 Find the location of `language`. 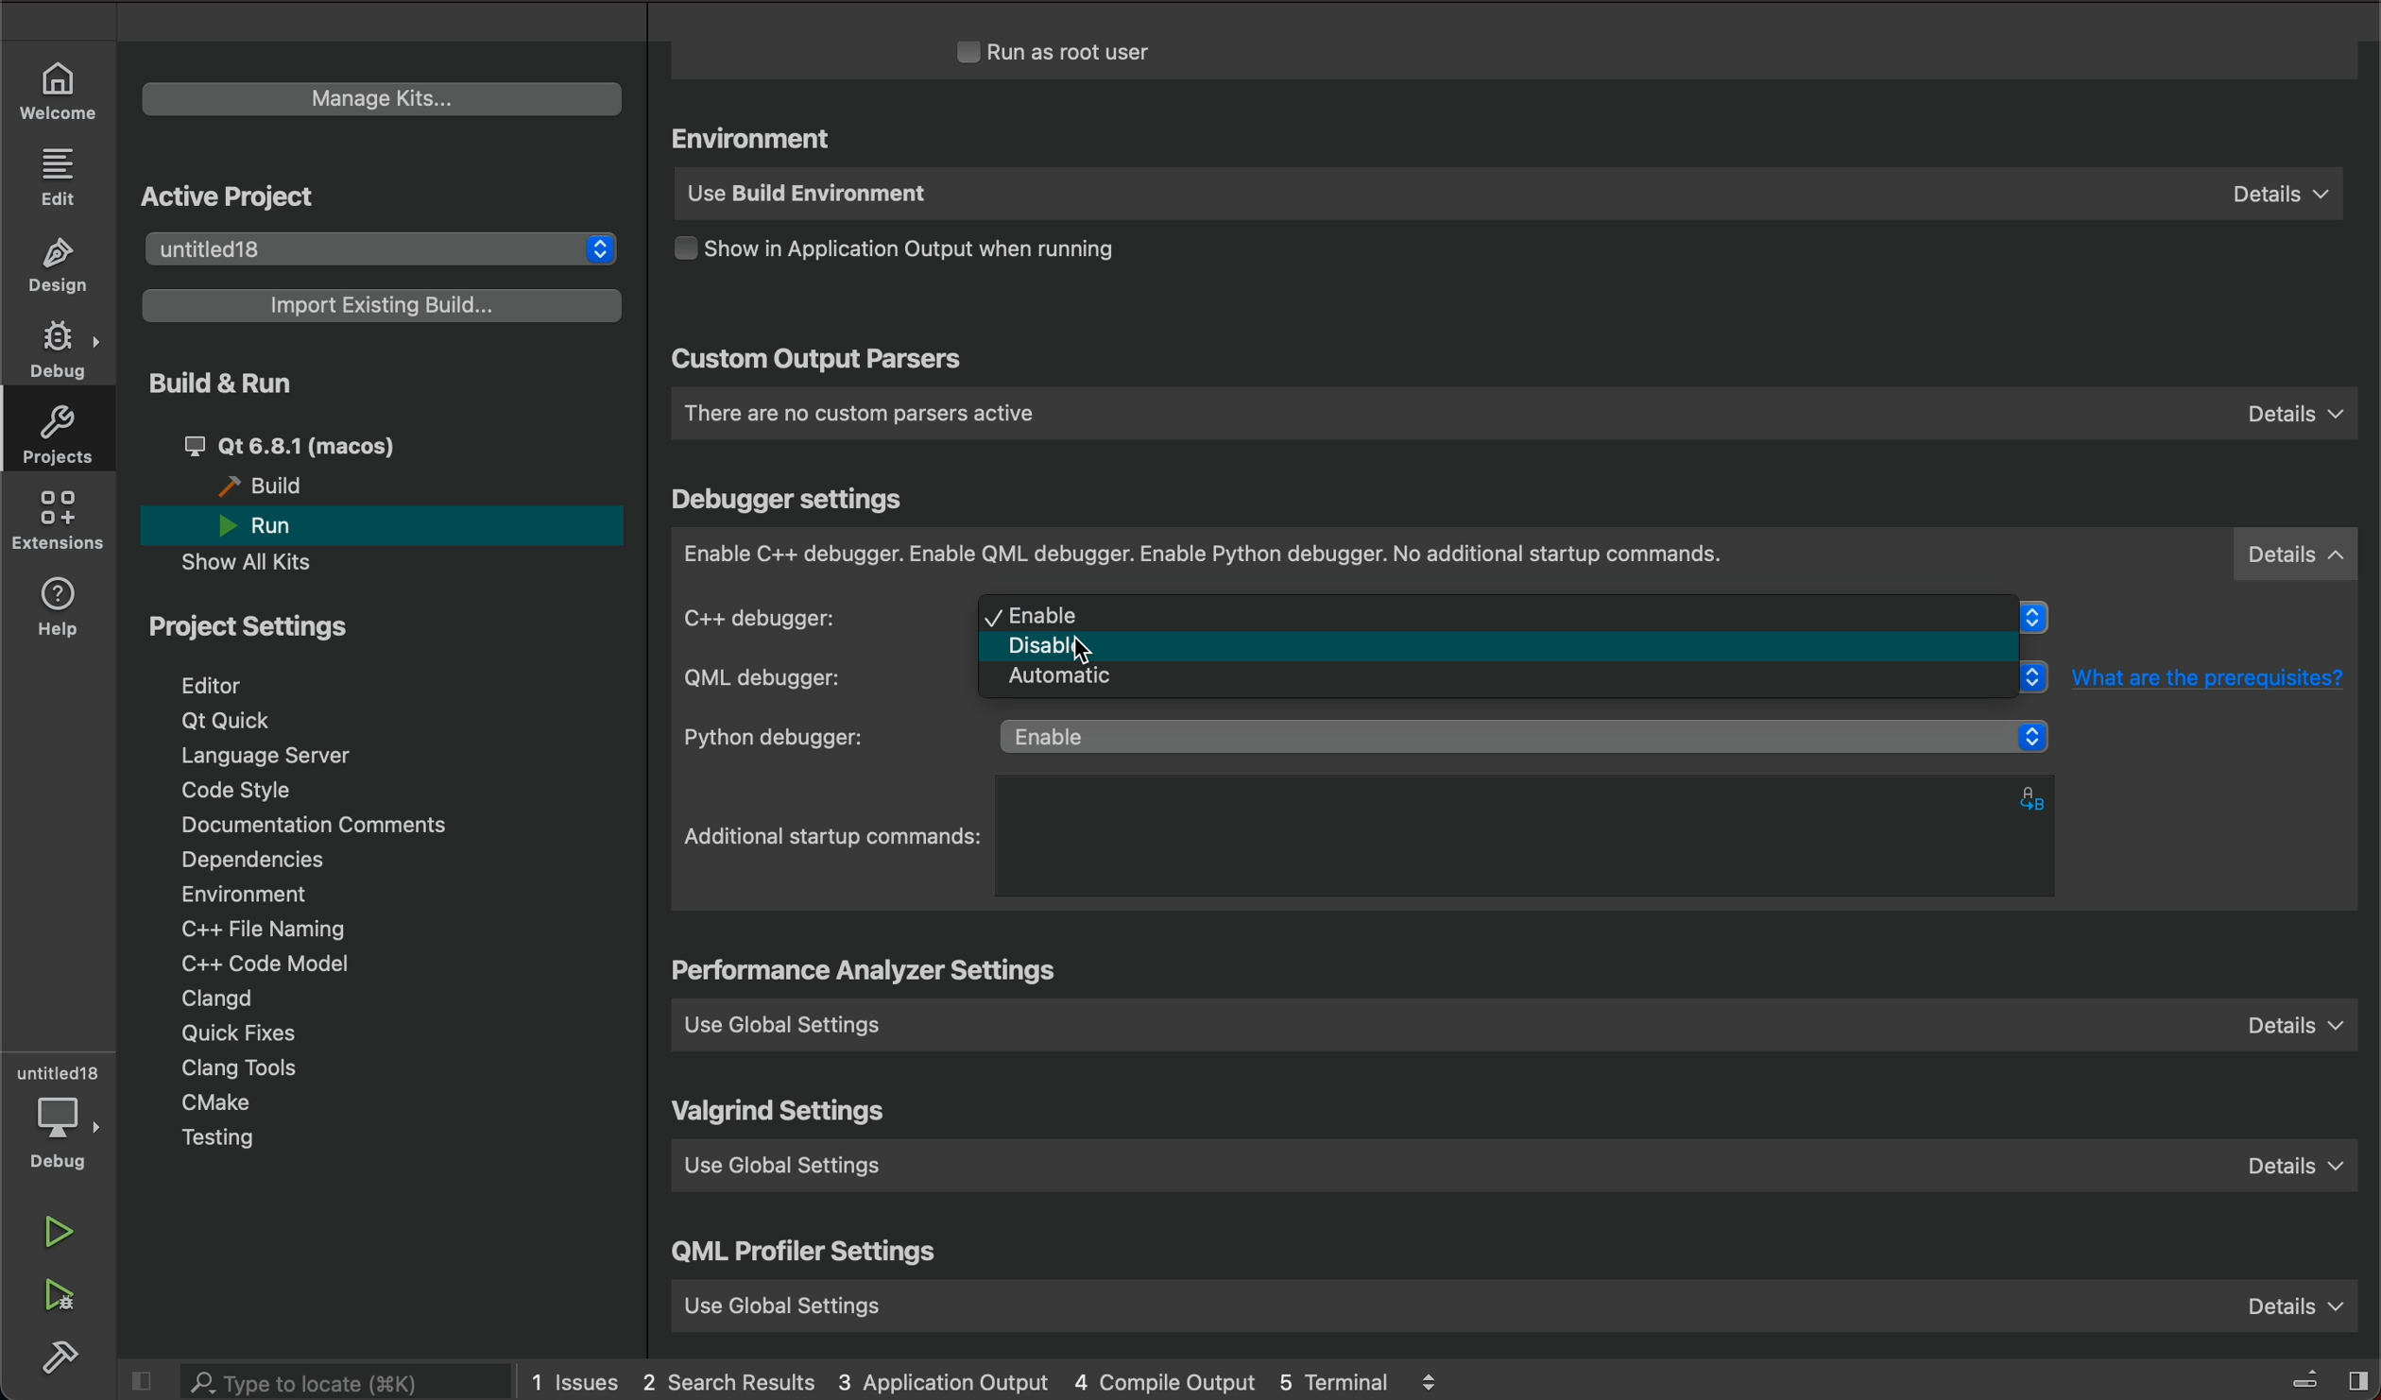

language is located at coordinates (282, 756).